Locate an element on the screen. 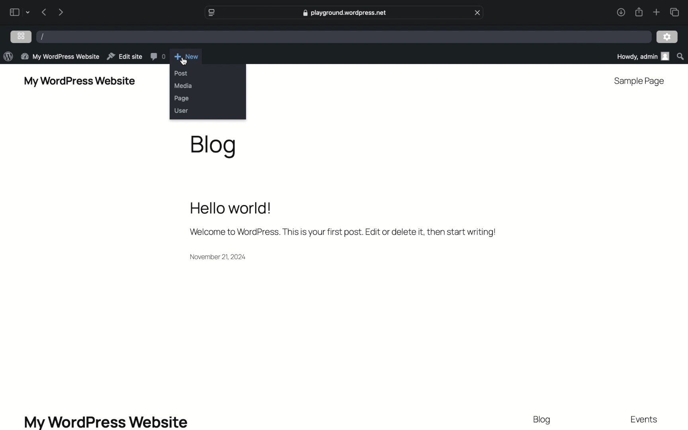 The width and height of the screenshot is (688, 430). user is located at coordinates (181, 110).